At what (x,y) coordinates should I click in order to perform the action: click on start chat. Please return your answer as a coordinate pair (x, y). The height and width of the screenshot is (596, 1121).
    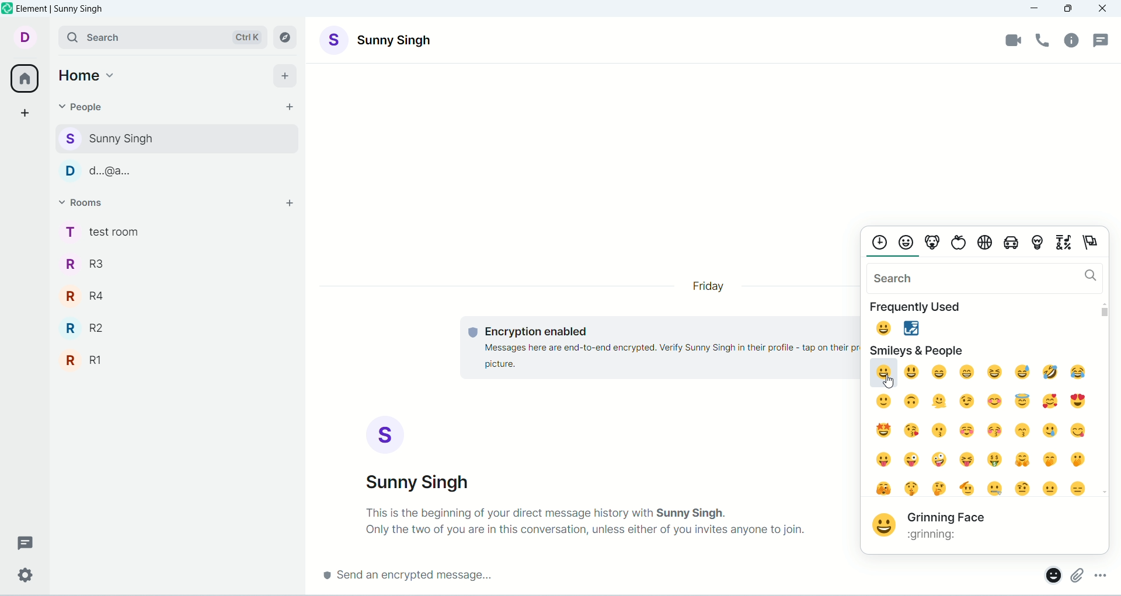
    Looking at the image, I should click on (287, 107).